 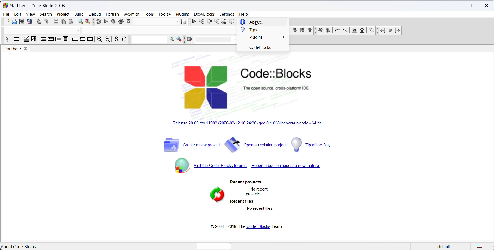 What do you see at coordinates (247, 227) in the screenshot?
I see `©2004 - 2018, The Code: Blocks Team` at bounding box center [247, 227].